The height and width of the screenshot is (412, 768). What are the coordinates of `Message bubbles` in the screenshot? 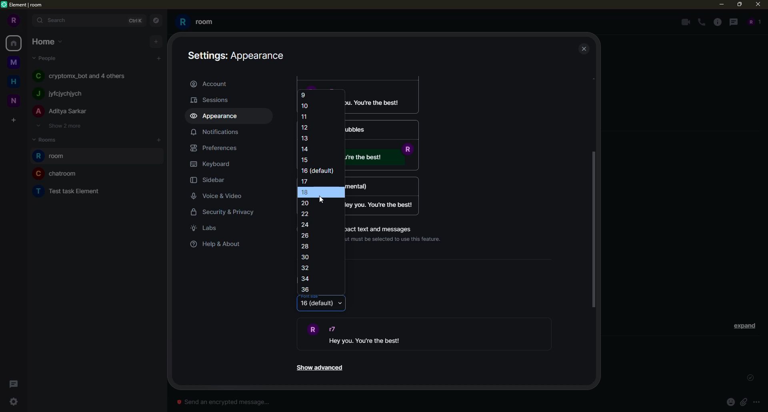 It's located at (381, 129).